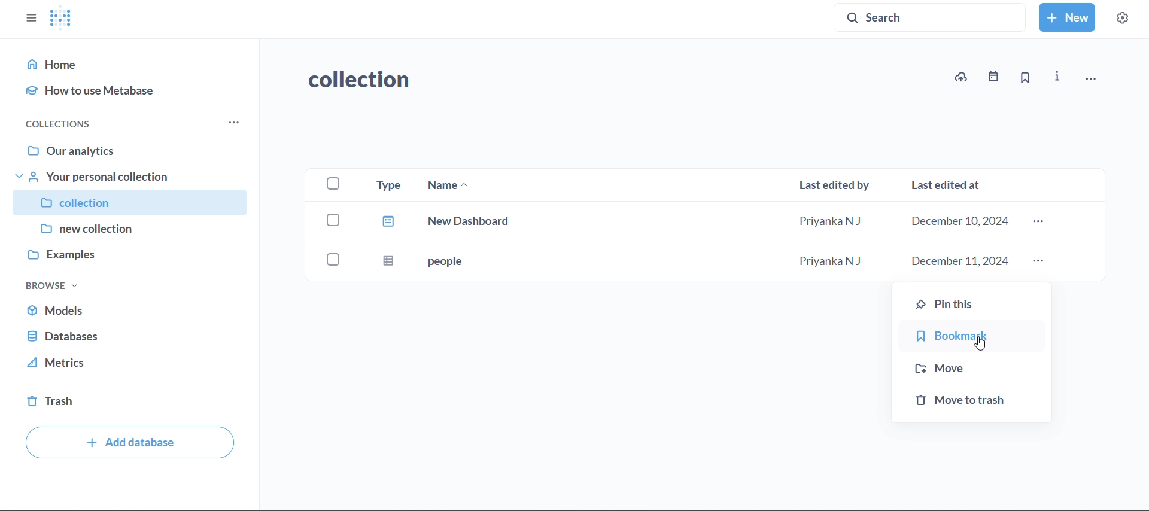 The height and width of the screenshot is (511, 1149). Describe the element at coordinates (128, 444) in the screenshot. I see `add databse` at that location.